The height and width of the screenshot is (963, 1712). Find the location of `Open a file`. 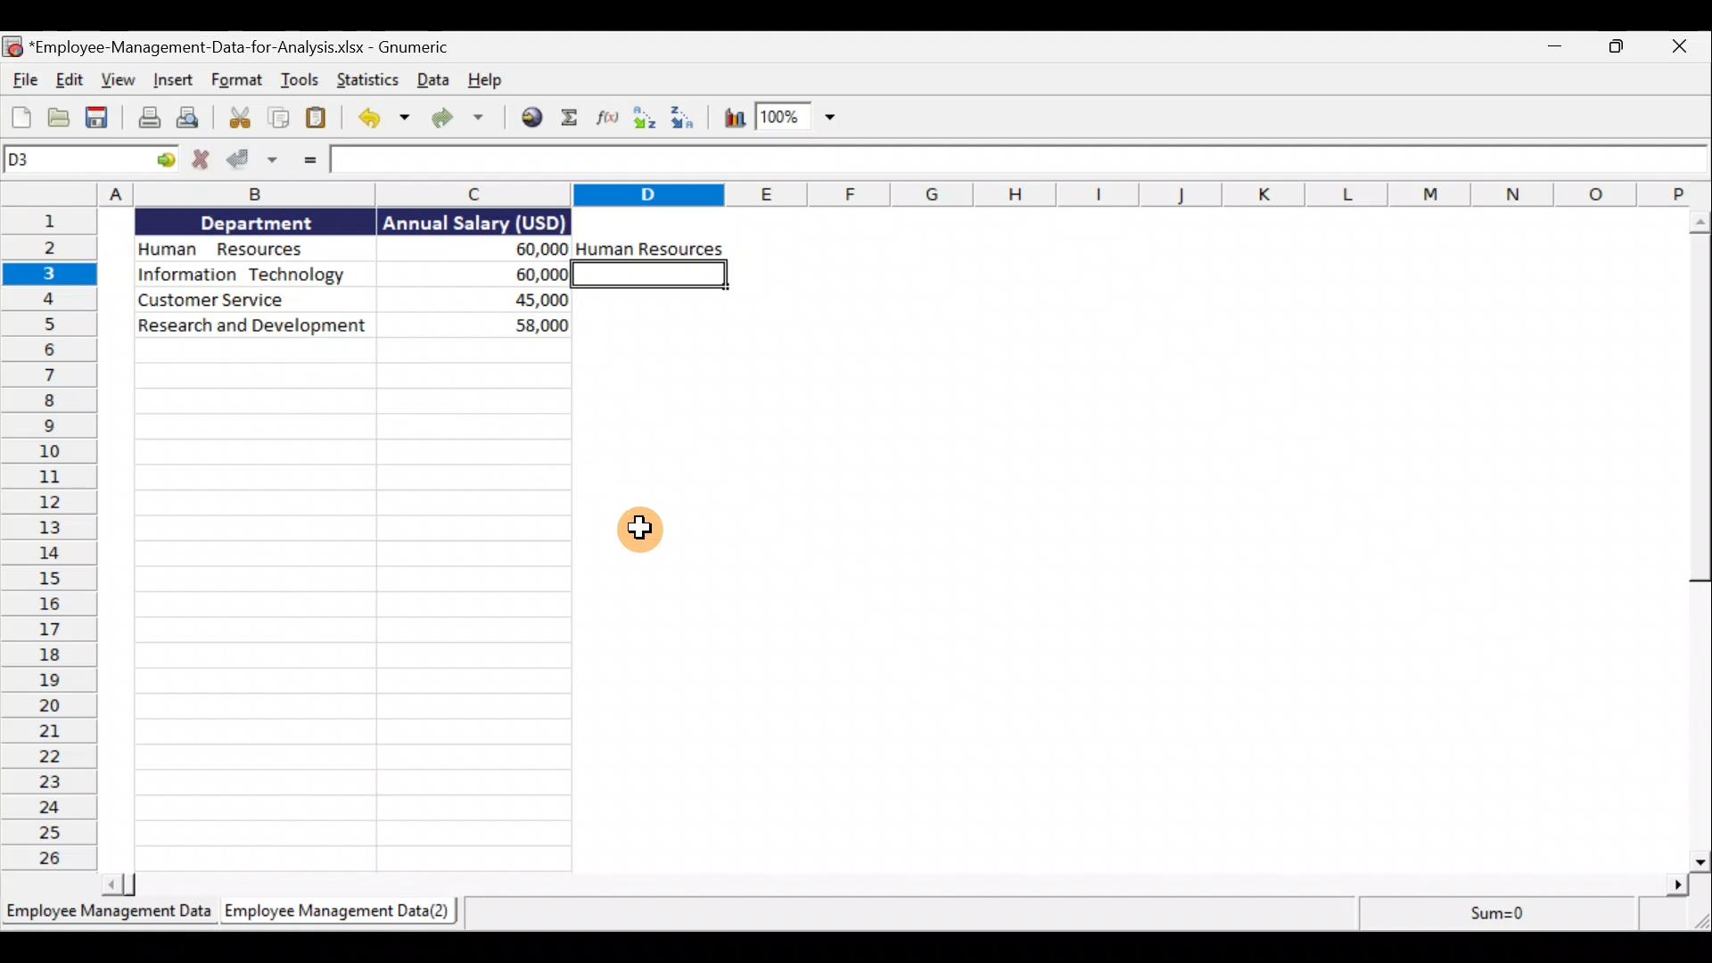

Open a file is located at coordinates (62, 116).